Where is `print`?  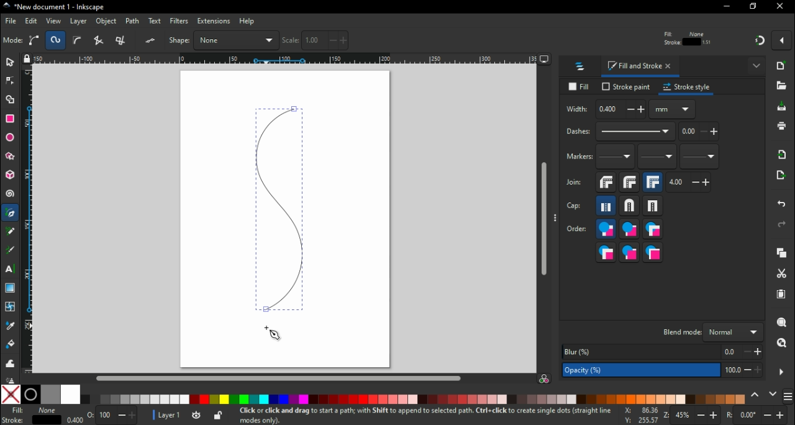 print is located at coordinates (783, 126).